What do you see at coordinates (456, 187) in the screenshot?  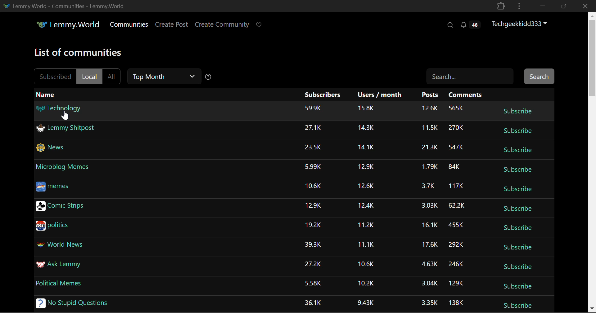 I see `Amount ` at bounding box center [456, 187].